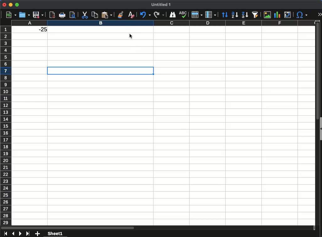 The image size is (322, 237). Describe the element at coordinates (53, 15) in the screenshot. I see `pdf reader` at that location.